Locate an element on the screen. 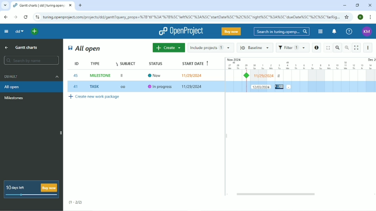 This screenshot has height=211, width=376. Bookmark this tab is located at coordinates (347, 17).